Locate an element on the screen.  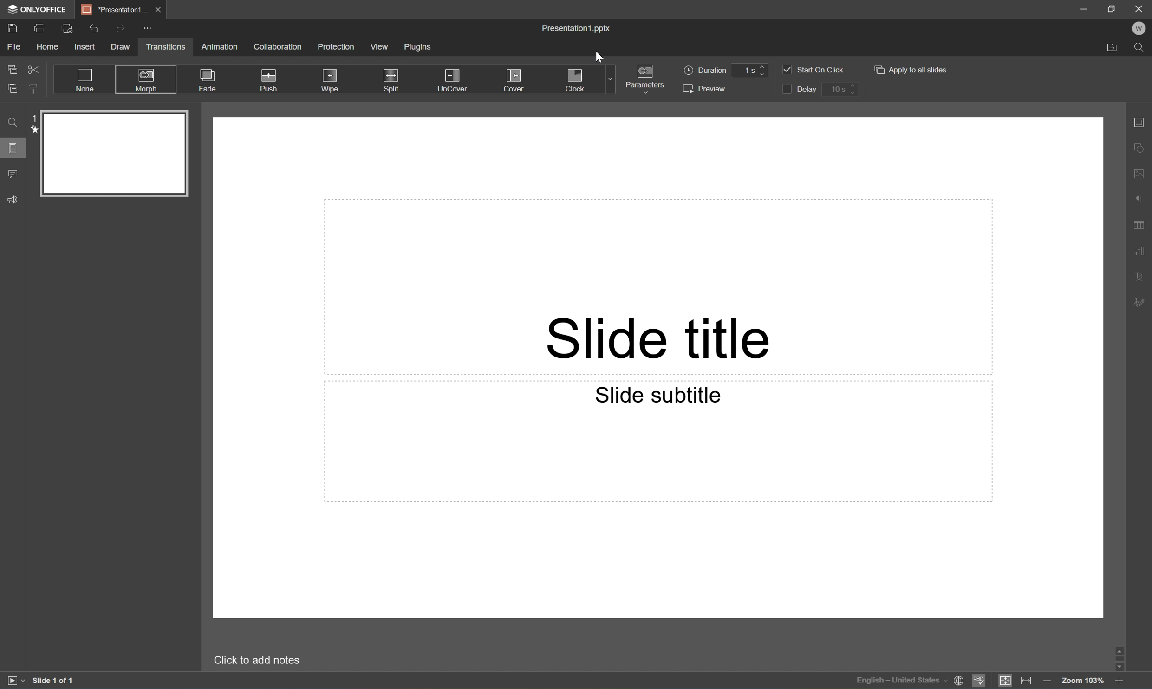
1s is located at coordinates (750, 69).